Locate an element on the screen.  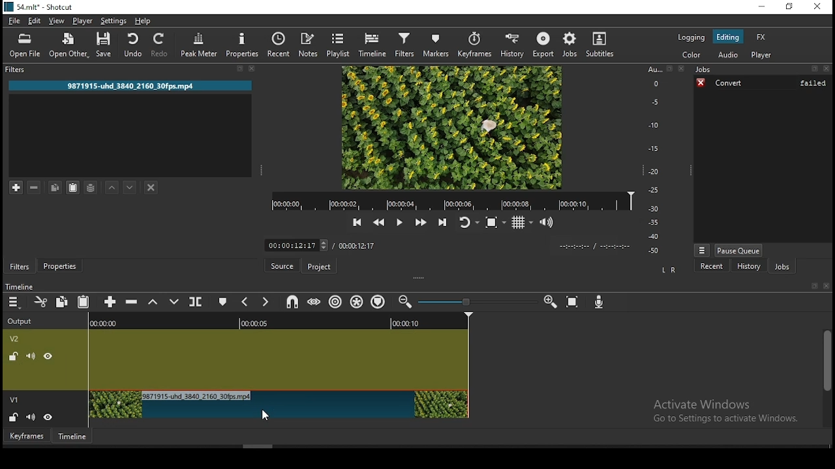
source is located at coordinates (282, 266).